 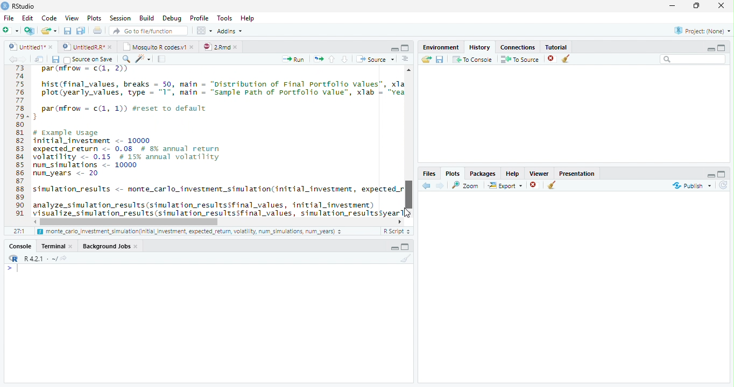 What do you see at coordinates (407, 246) in the screenshot?
I see `Full Height` at bounding box center [407, 246].